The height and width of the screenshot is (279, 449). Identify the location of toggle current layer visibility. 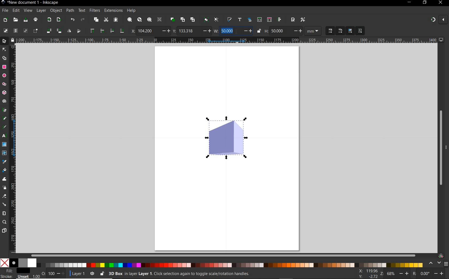
(91, 273).